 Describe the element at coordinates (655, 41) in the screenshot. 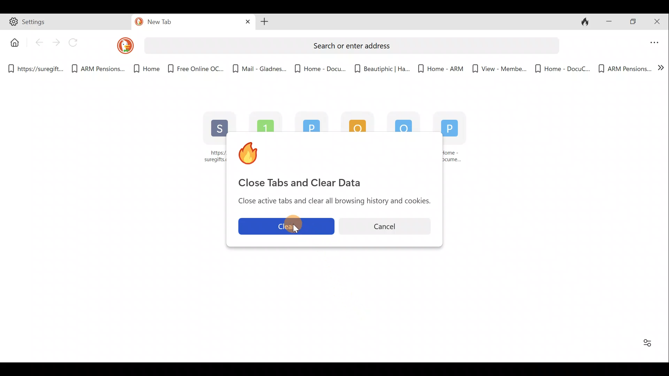

I see `Application menu` at that location.